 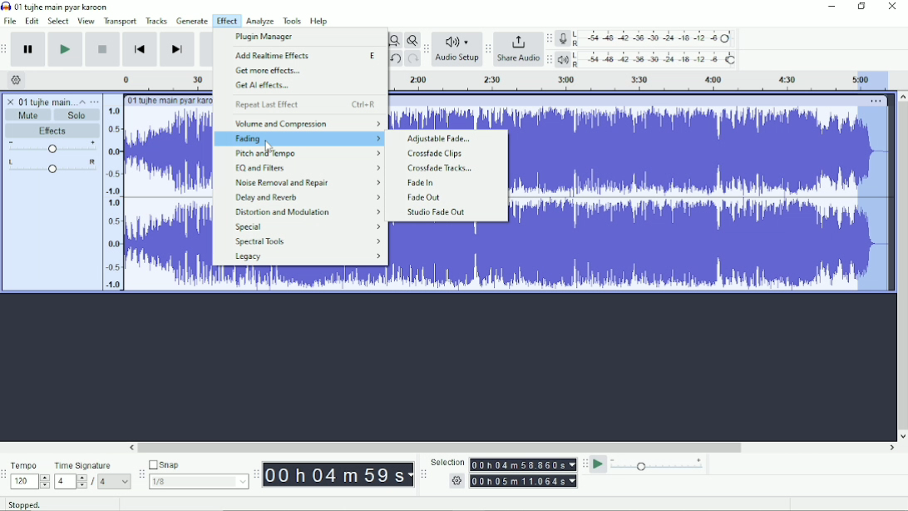 What do you see at coordinates (271, 71) in the screenshot?
I see `Get more effects` at bounding box center [271, 71].